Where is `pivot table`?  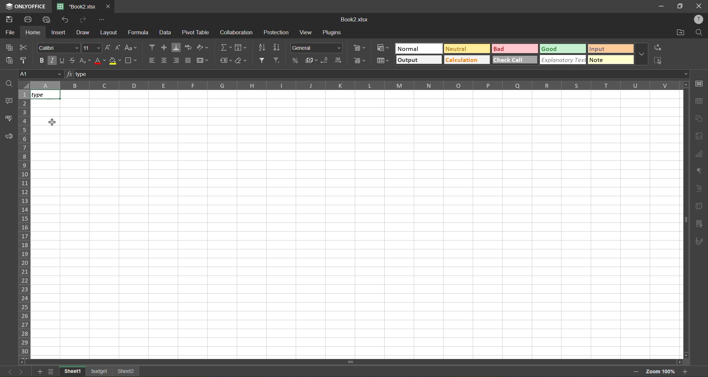
pivot table is located at coordinates (196, 34).